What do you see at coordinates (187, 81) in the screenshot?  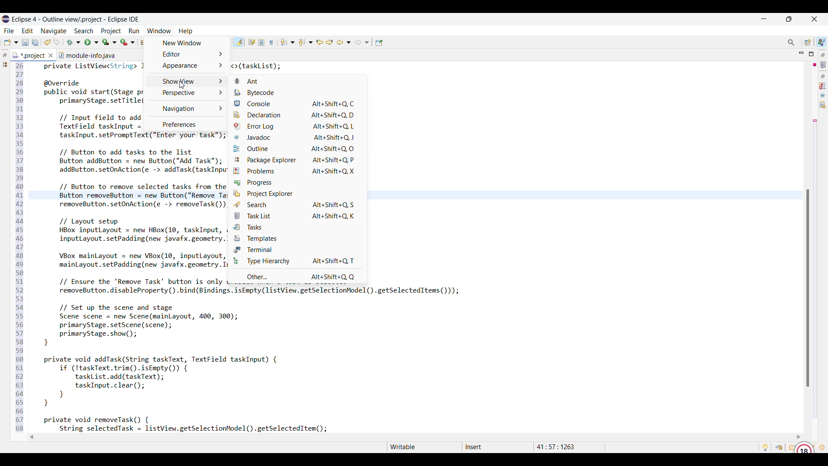 I see `Show view options` at bounding box center [187, 81].